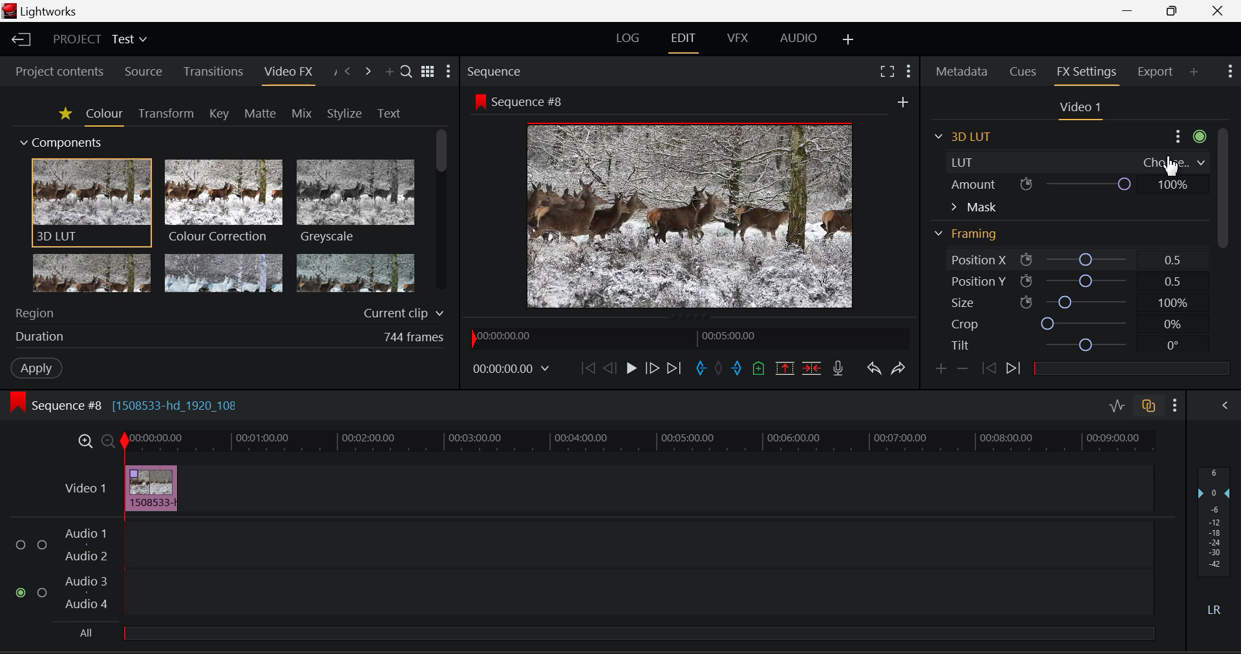  What do you see at coordinates (641, 443) in the screenshot?
I see `Project Timeline` at bounding box center [641, 443].